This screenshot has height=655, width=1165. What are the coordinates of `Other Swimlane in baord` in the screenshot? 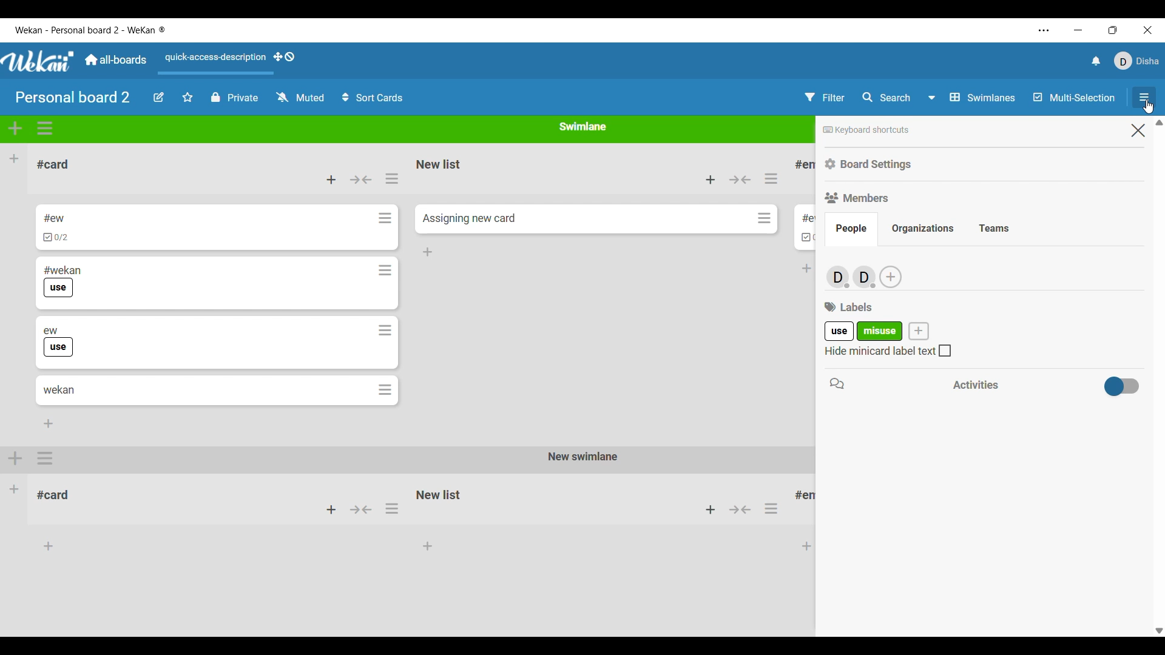 It's located at (409, 502).